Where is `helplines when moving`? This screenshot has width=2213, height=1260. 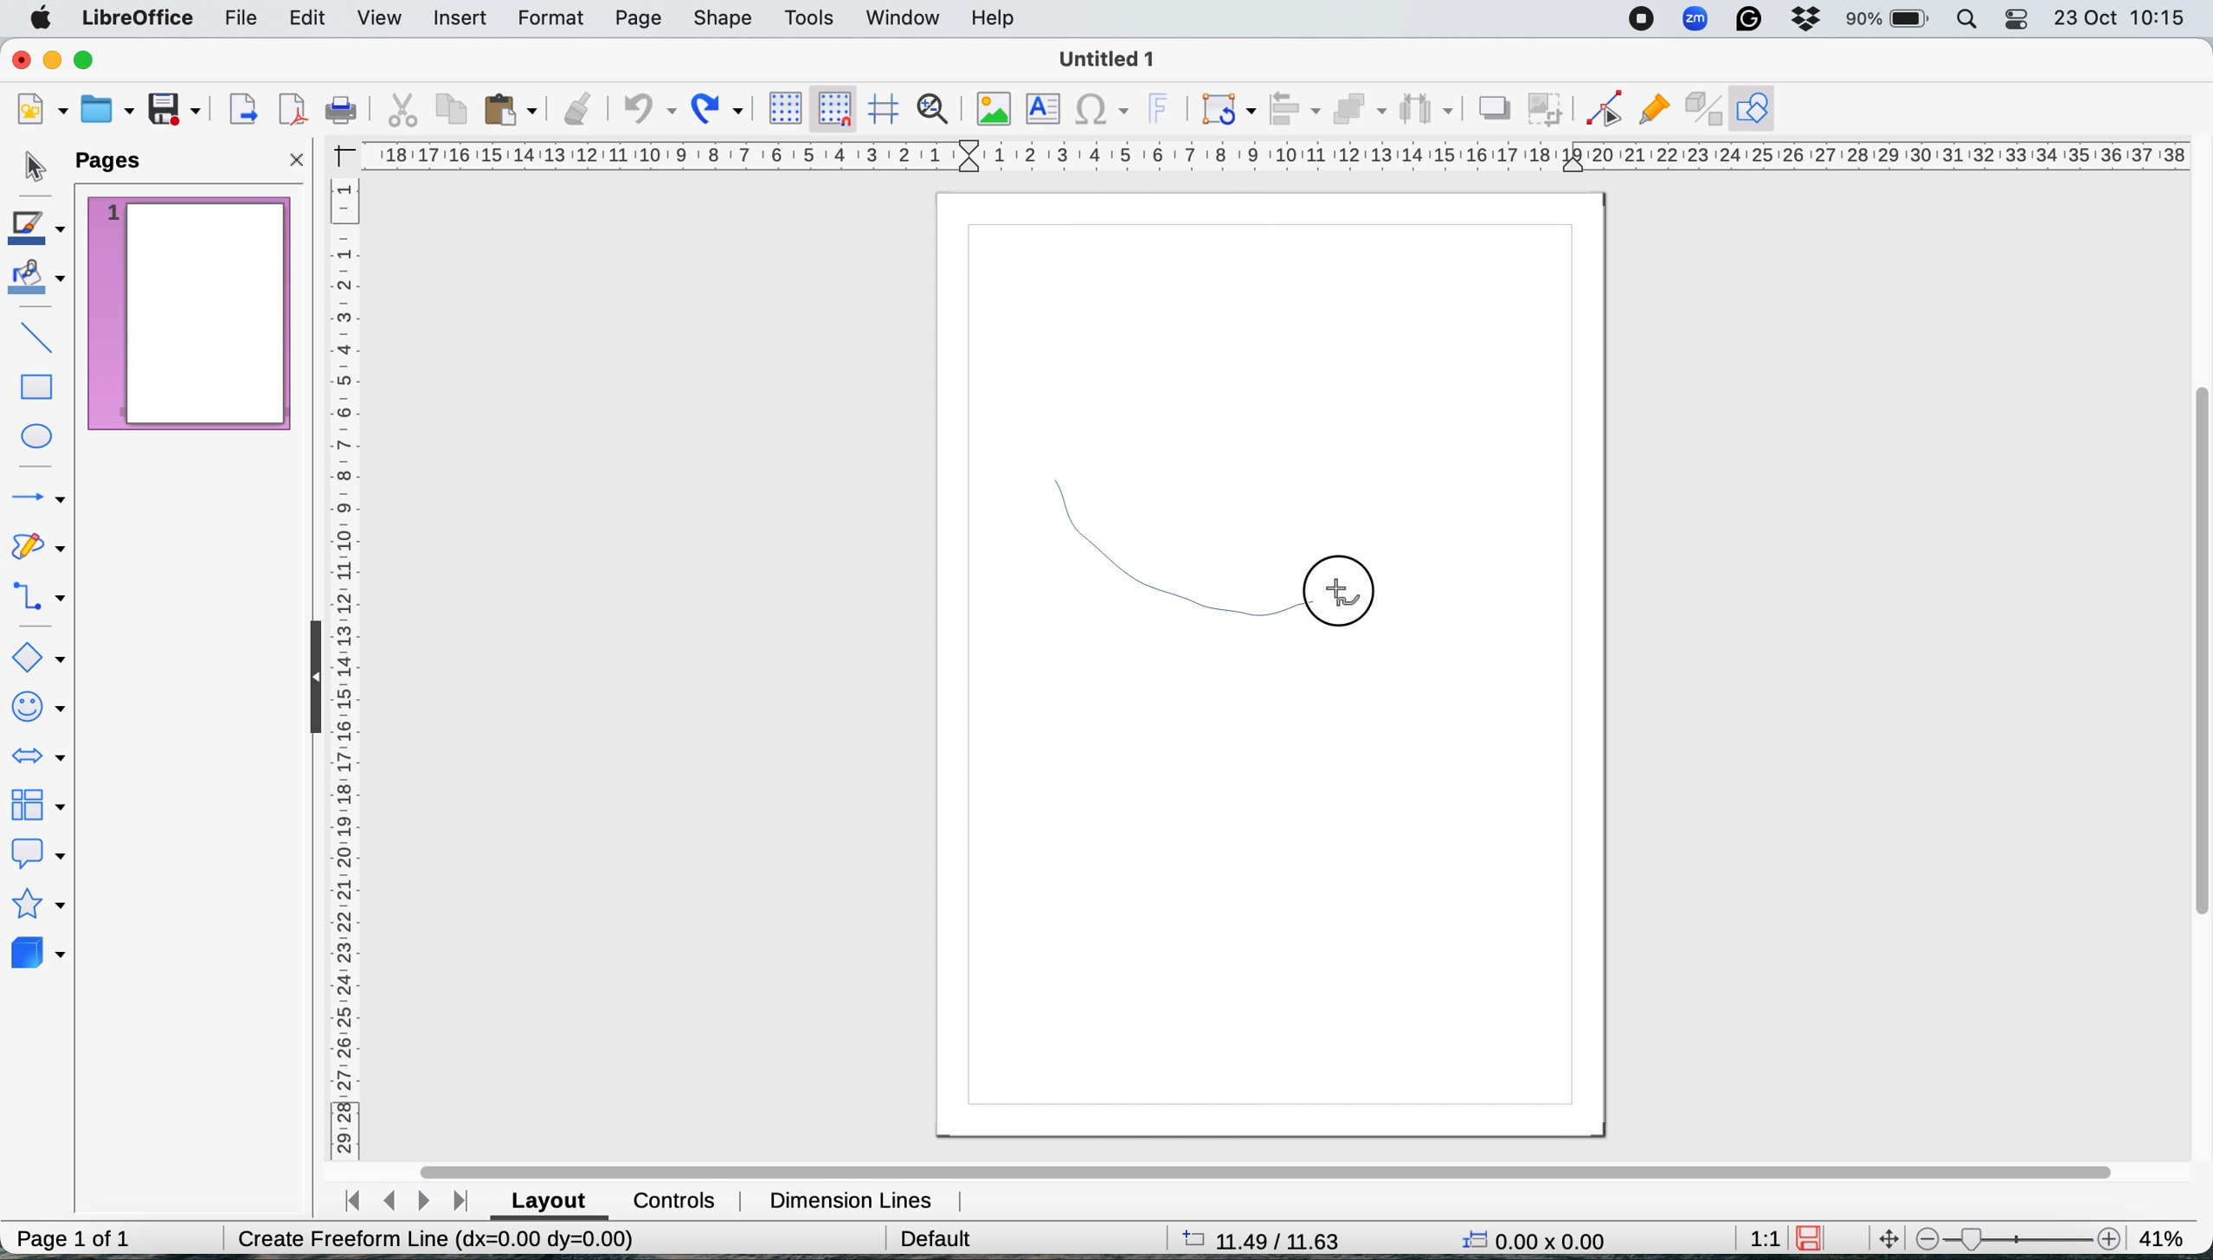 helplines when moving is located at coordinates (882, 110).